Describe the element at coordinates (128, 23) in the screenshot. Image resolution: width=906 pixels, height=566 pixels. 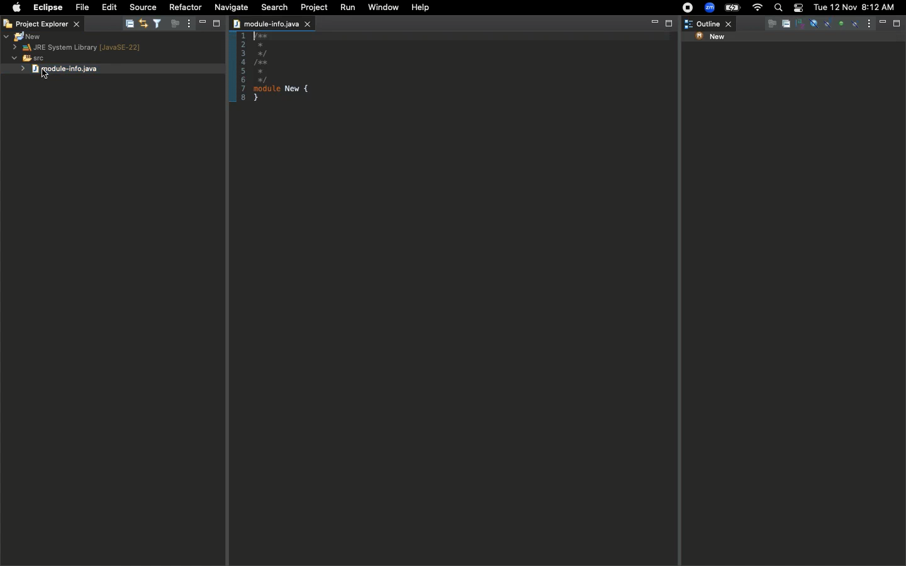
I see `Collapse` at that location.